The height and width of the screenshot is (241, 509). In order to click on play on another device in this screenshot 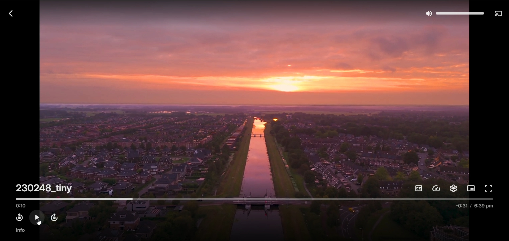, I will do `click(499, 14)`.